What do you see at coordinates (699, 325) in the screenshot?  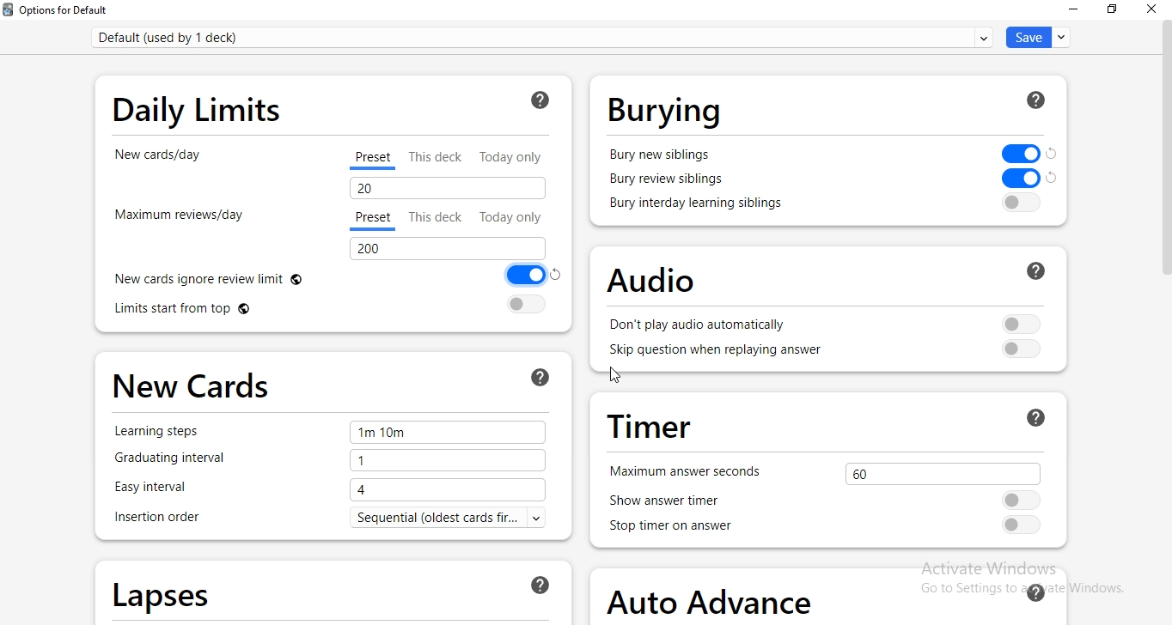 I see `don't play audio automatically` at bounding box center [699, 325].